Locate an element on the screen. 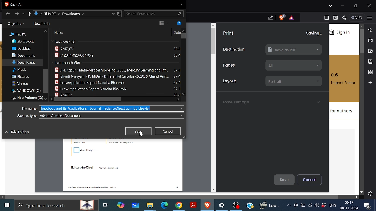  Save as PDF is located at coordinates (292, 50).